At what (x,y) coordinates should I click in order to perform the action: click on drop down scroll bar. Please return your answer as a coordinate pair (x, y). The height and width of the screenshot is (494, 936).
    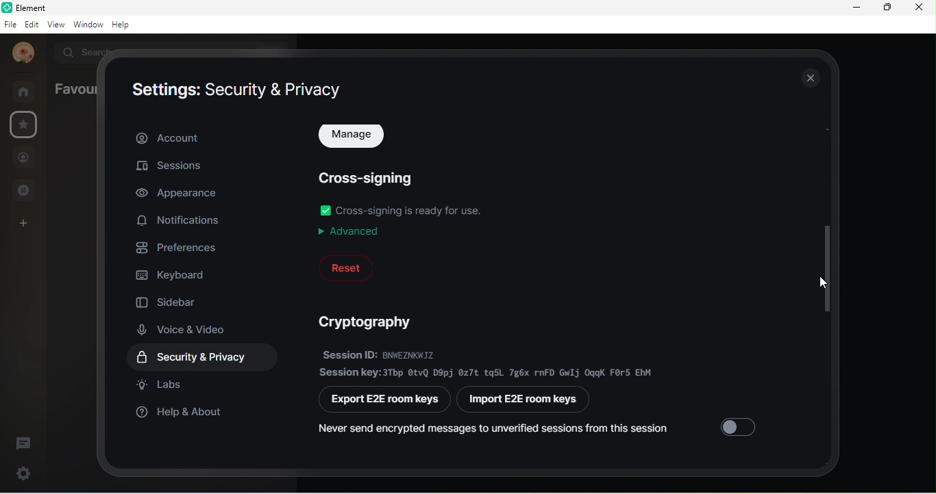
    Looking at the image, I should click on (825, 267).